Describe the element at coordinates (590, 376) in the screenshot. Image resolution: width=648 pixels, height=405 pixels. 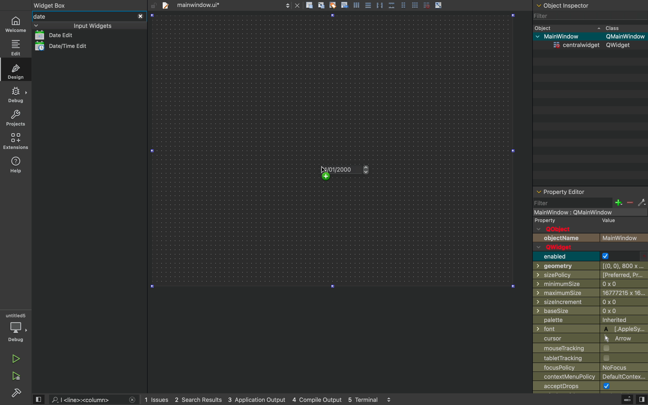
I see `contextmenupolicy` at that location.